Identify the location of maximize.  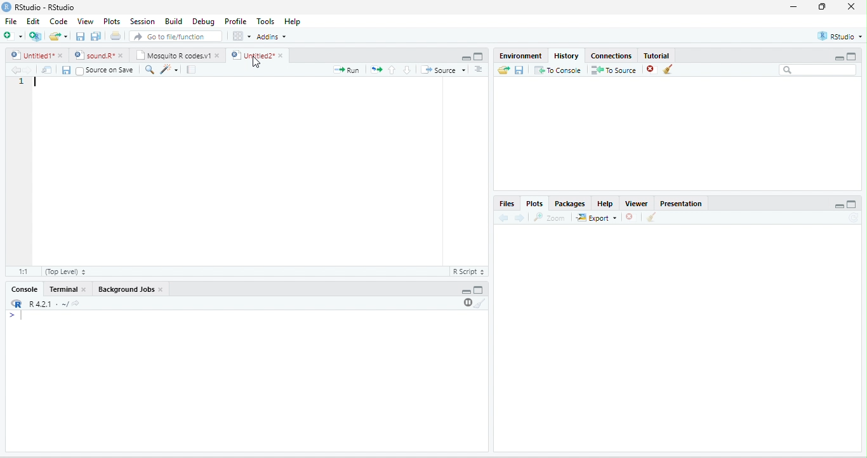
(852, 56).